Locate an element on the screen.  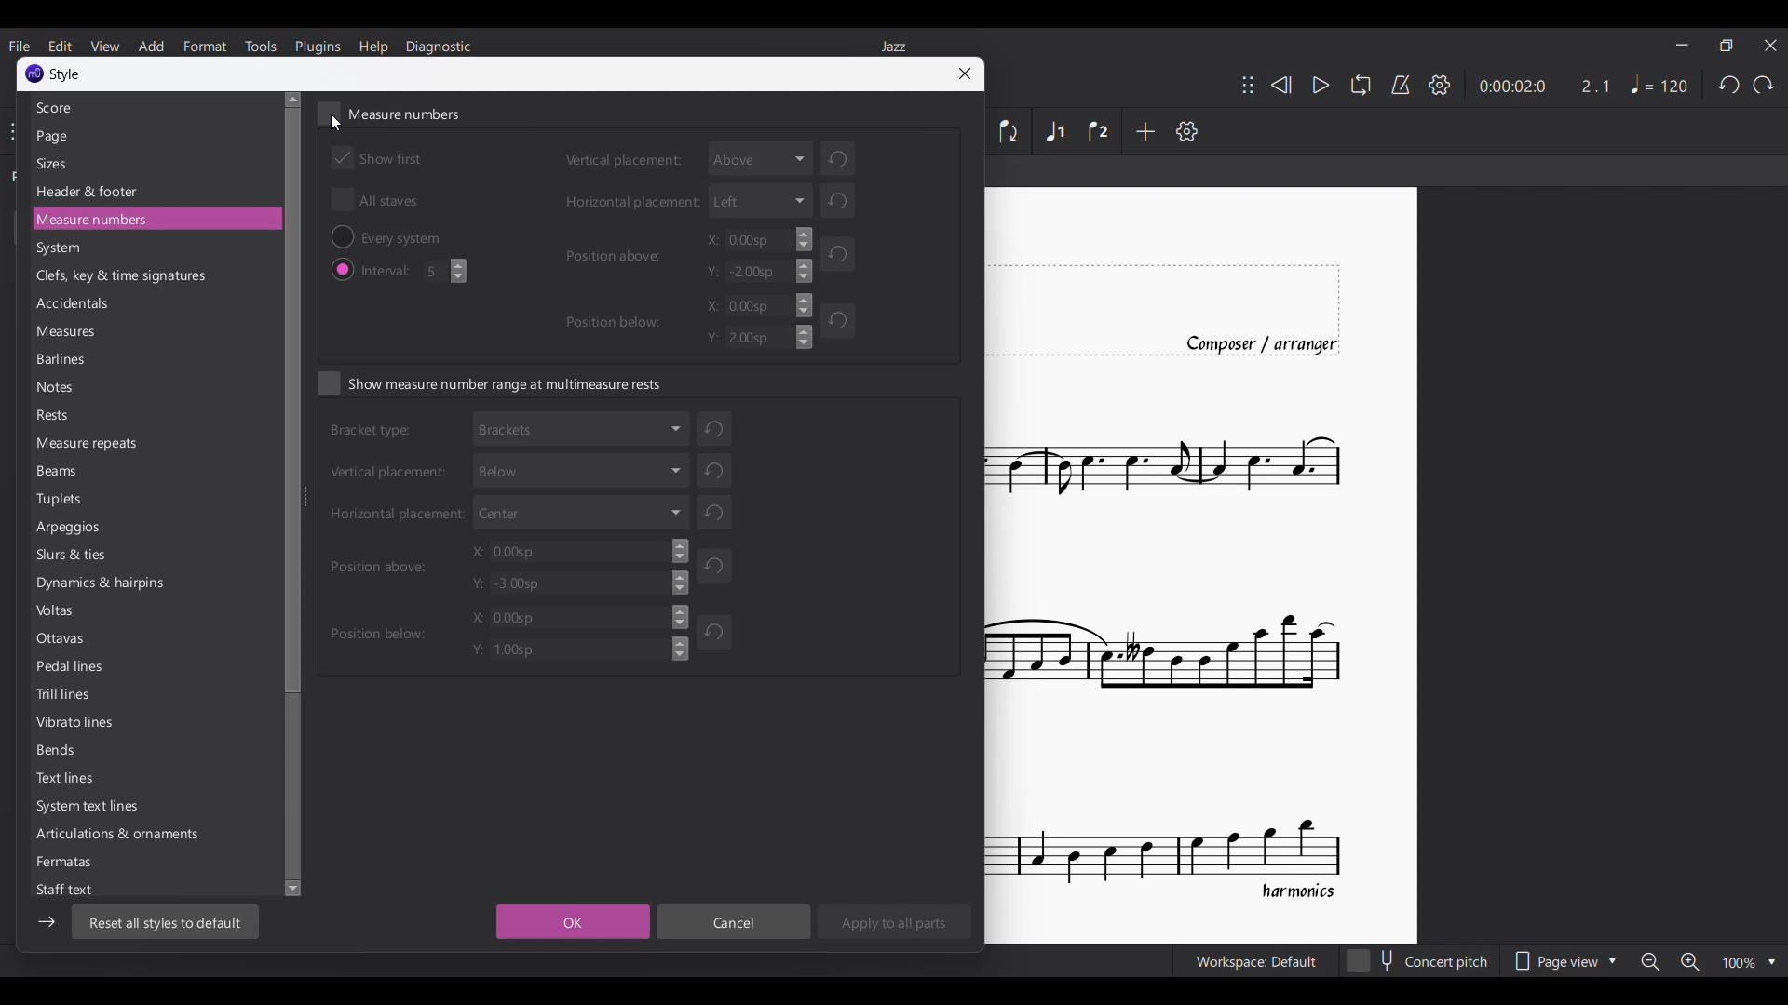
Indicates settings for each is located at coordinates (621, 164).